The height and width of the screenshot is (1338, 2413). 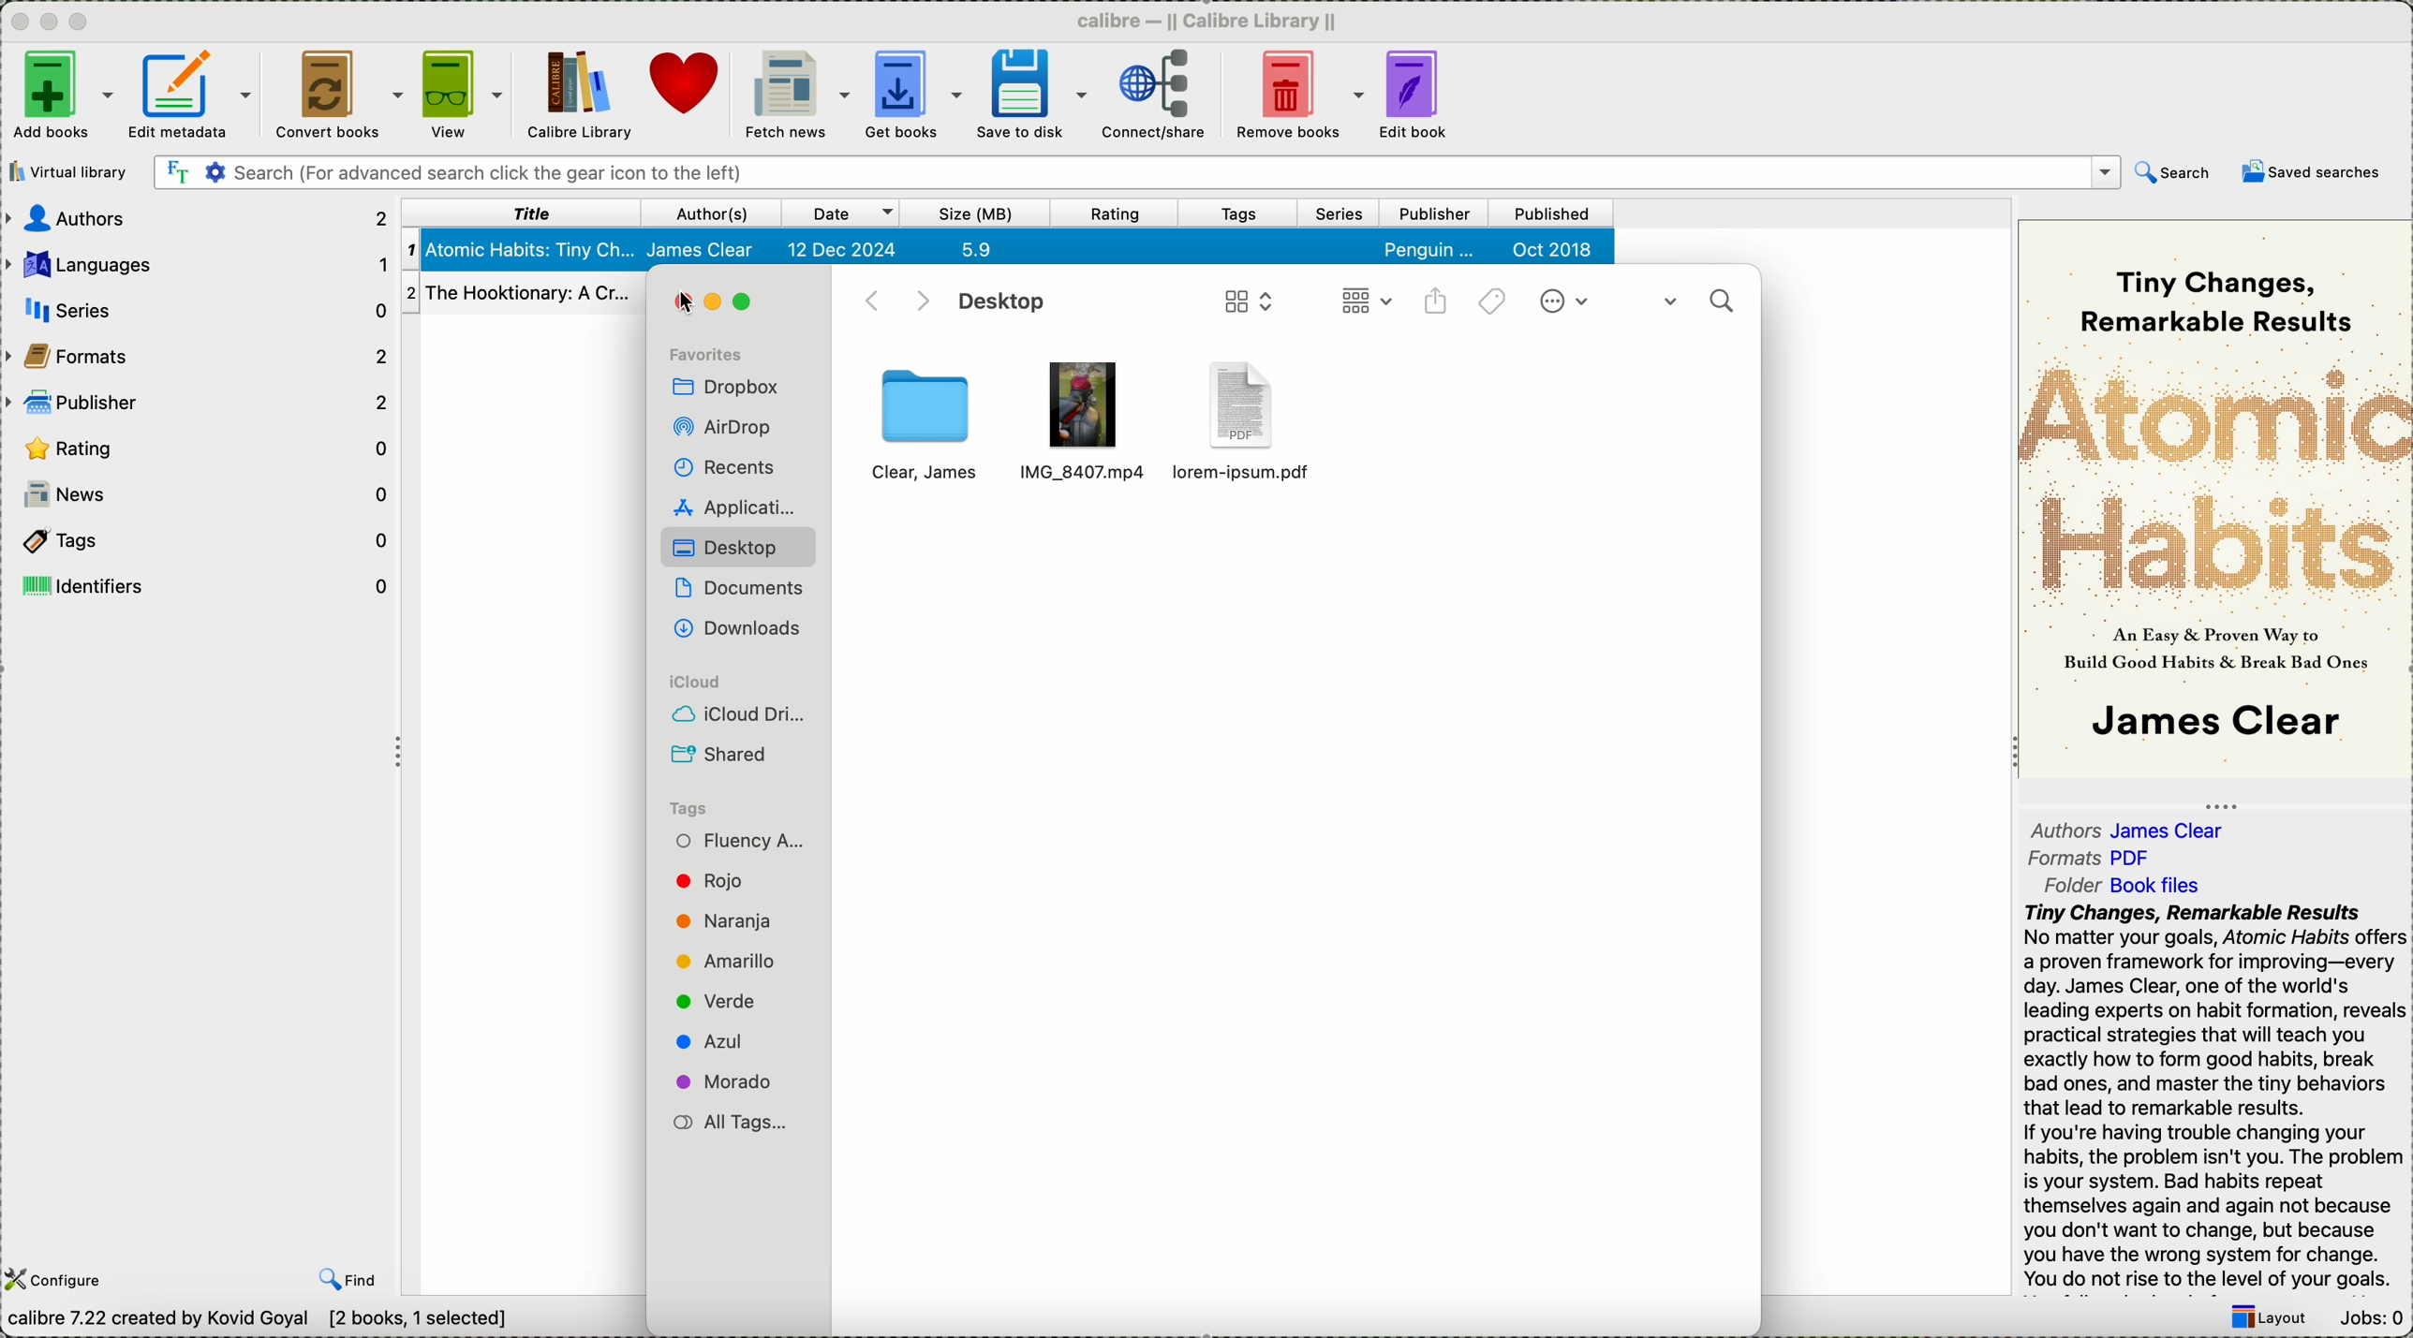 What do you see at coordinates (1298, 95) in the screenshot?
I see `remove books` at bounding box center [1298, 95].